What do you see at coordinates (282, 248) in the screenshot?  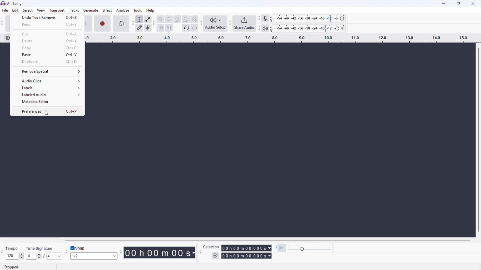 I see `play at speed` at bounding box center [282, 248].